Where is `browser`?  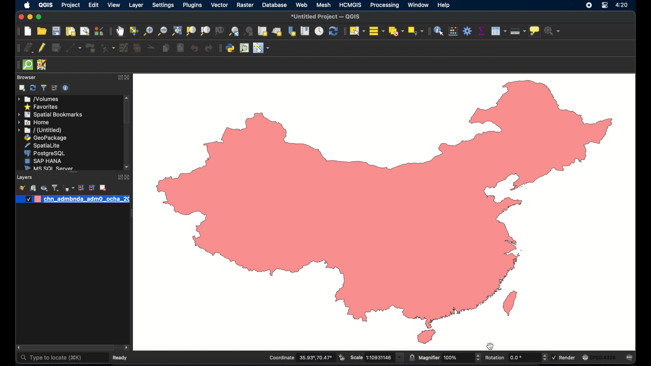 browser is located at coordinates (26, 77).